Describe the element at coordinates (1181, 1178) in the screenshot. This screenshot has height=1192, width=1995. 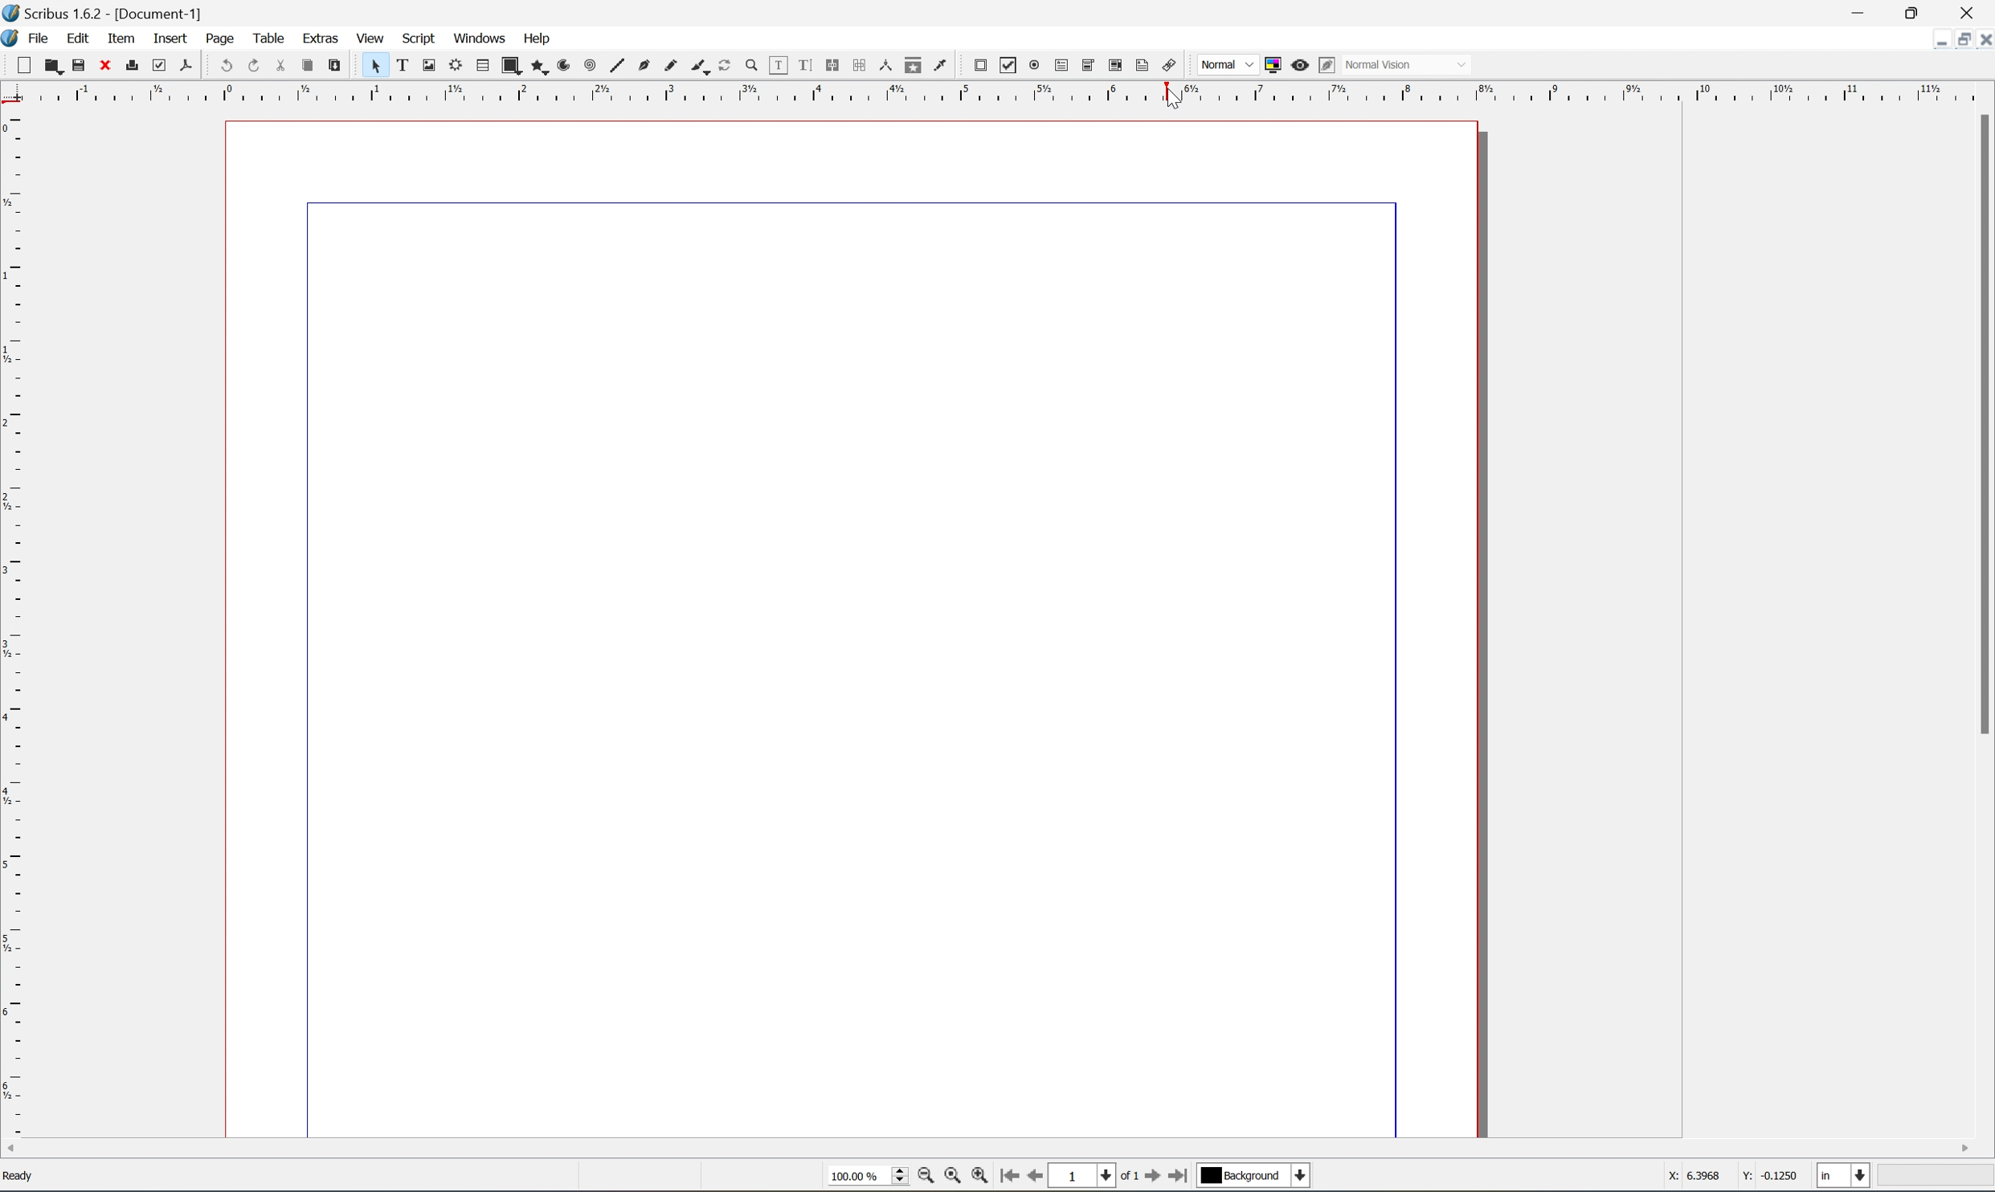
I see `go to last page` at that location.